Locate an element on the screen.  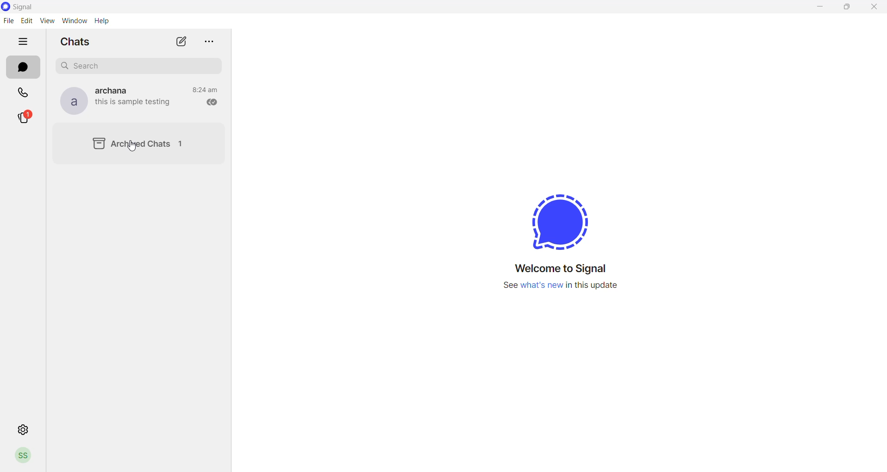
calls is located at coordinates (22, 93).